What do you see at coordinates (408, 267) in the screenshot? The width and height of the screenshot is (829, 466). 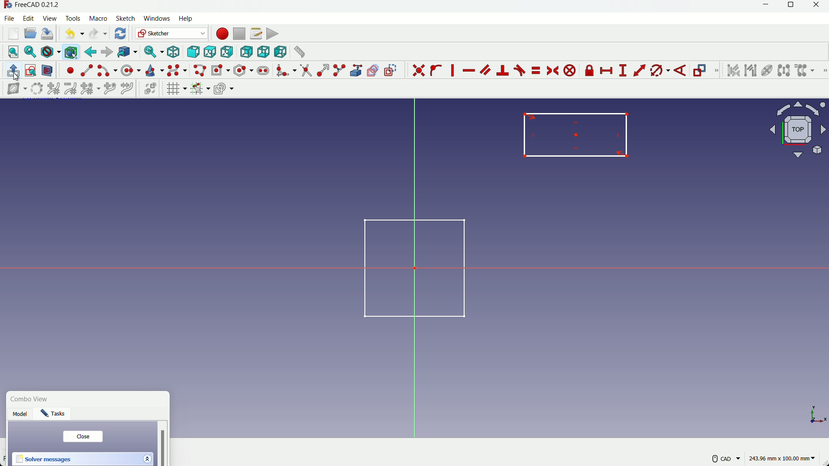 I see `sketch` at bounding box center [408, 267].